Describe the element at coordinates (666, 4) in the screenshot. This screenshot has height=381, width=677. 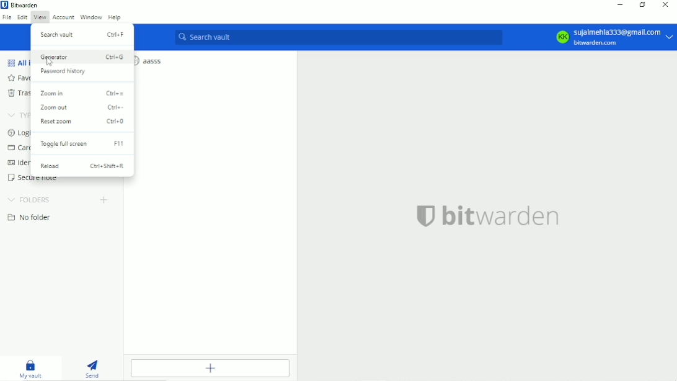
I see `Close` at that location.